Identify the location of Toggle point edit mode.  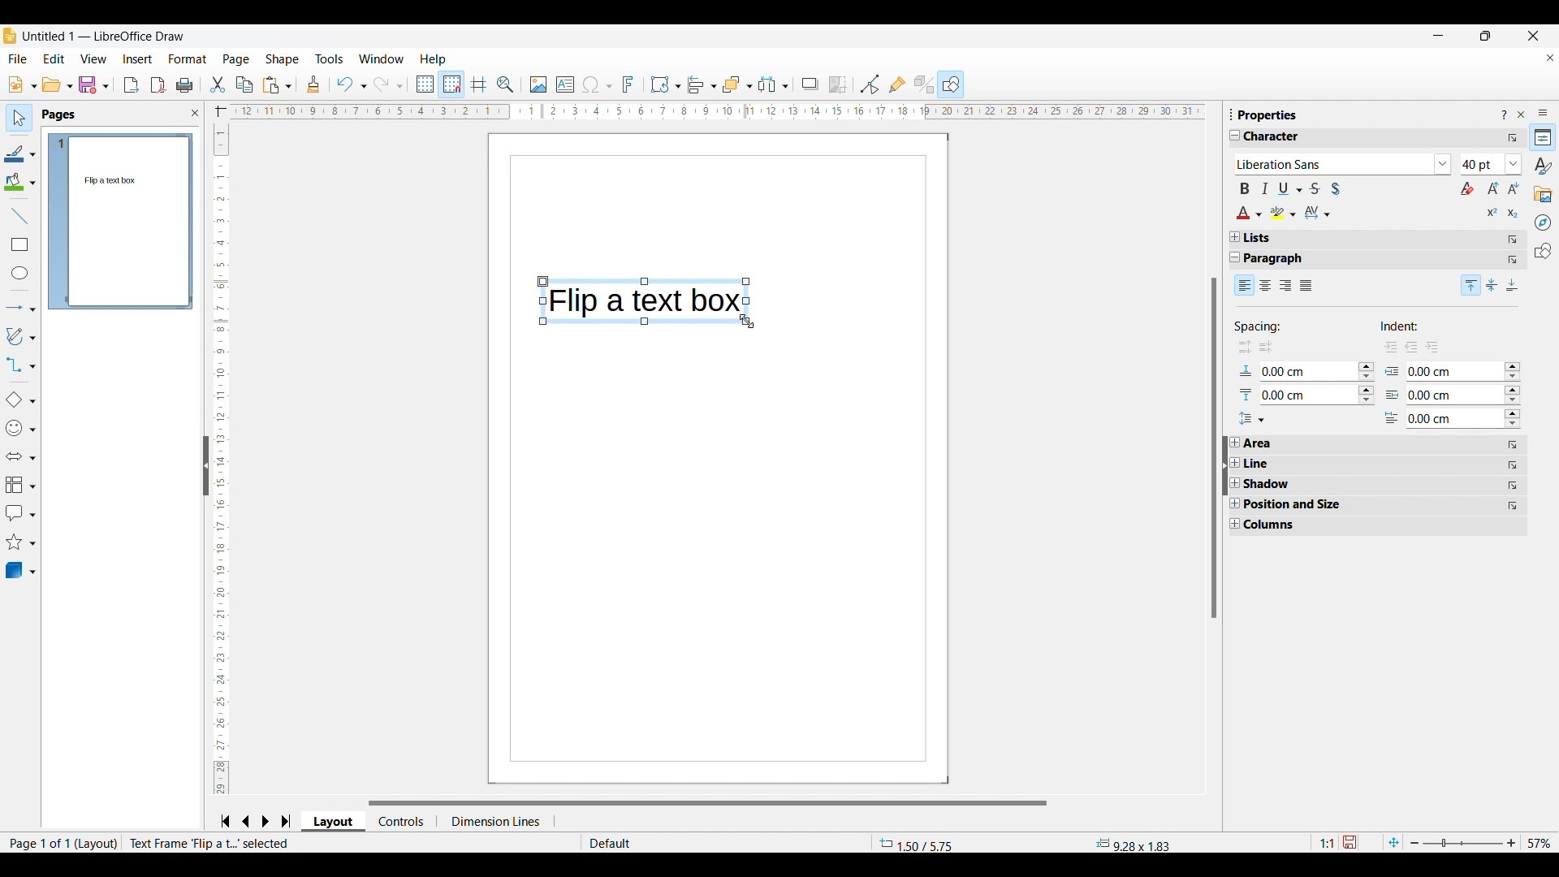
(870, 84).